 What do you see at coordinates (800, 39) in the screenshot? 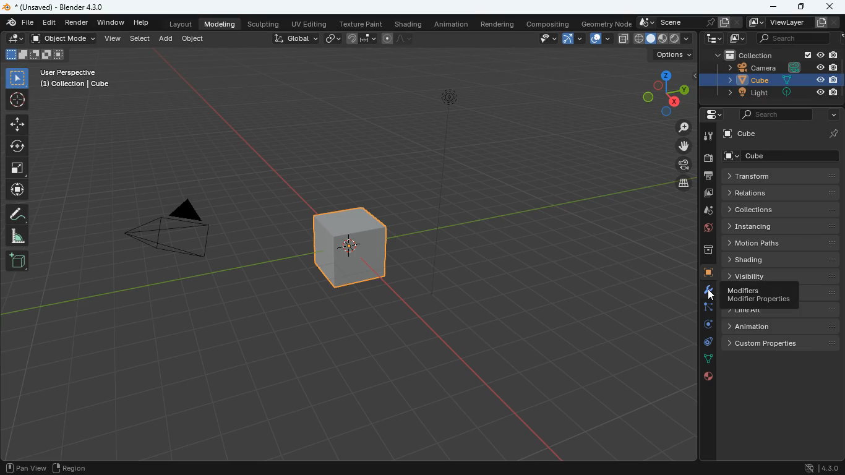
I see `search` at bounding box center [800, 39].